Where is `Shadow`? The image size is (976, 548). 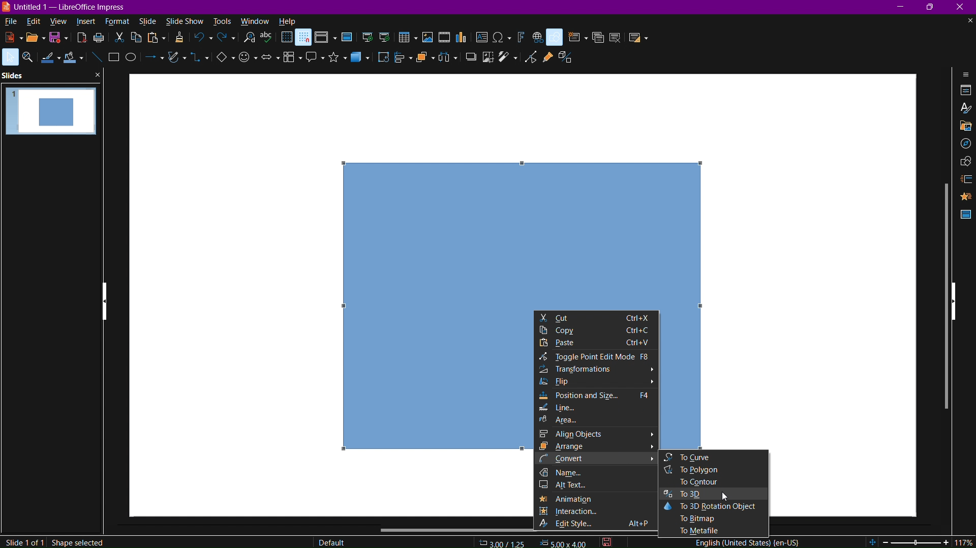 Shadow is located at coordinates (469, 60).